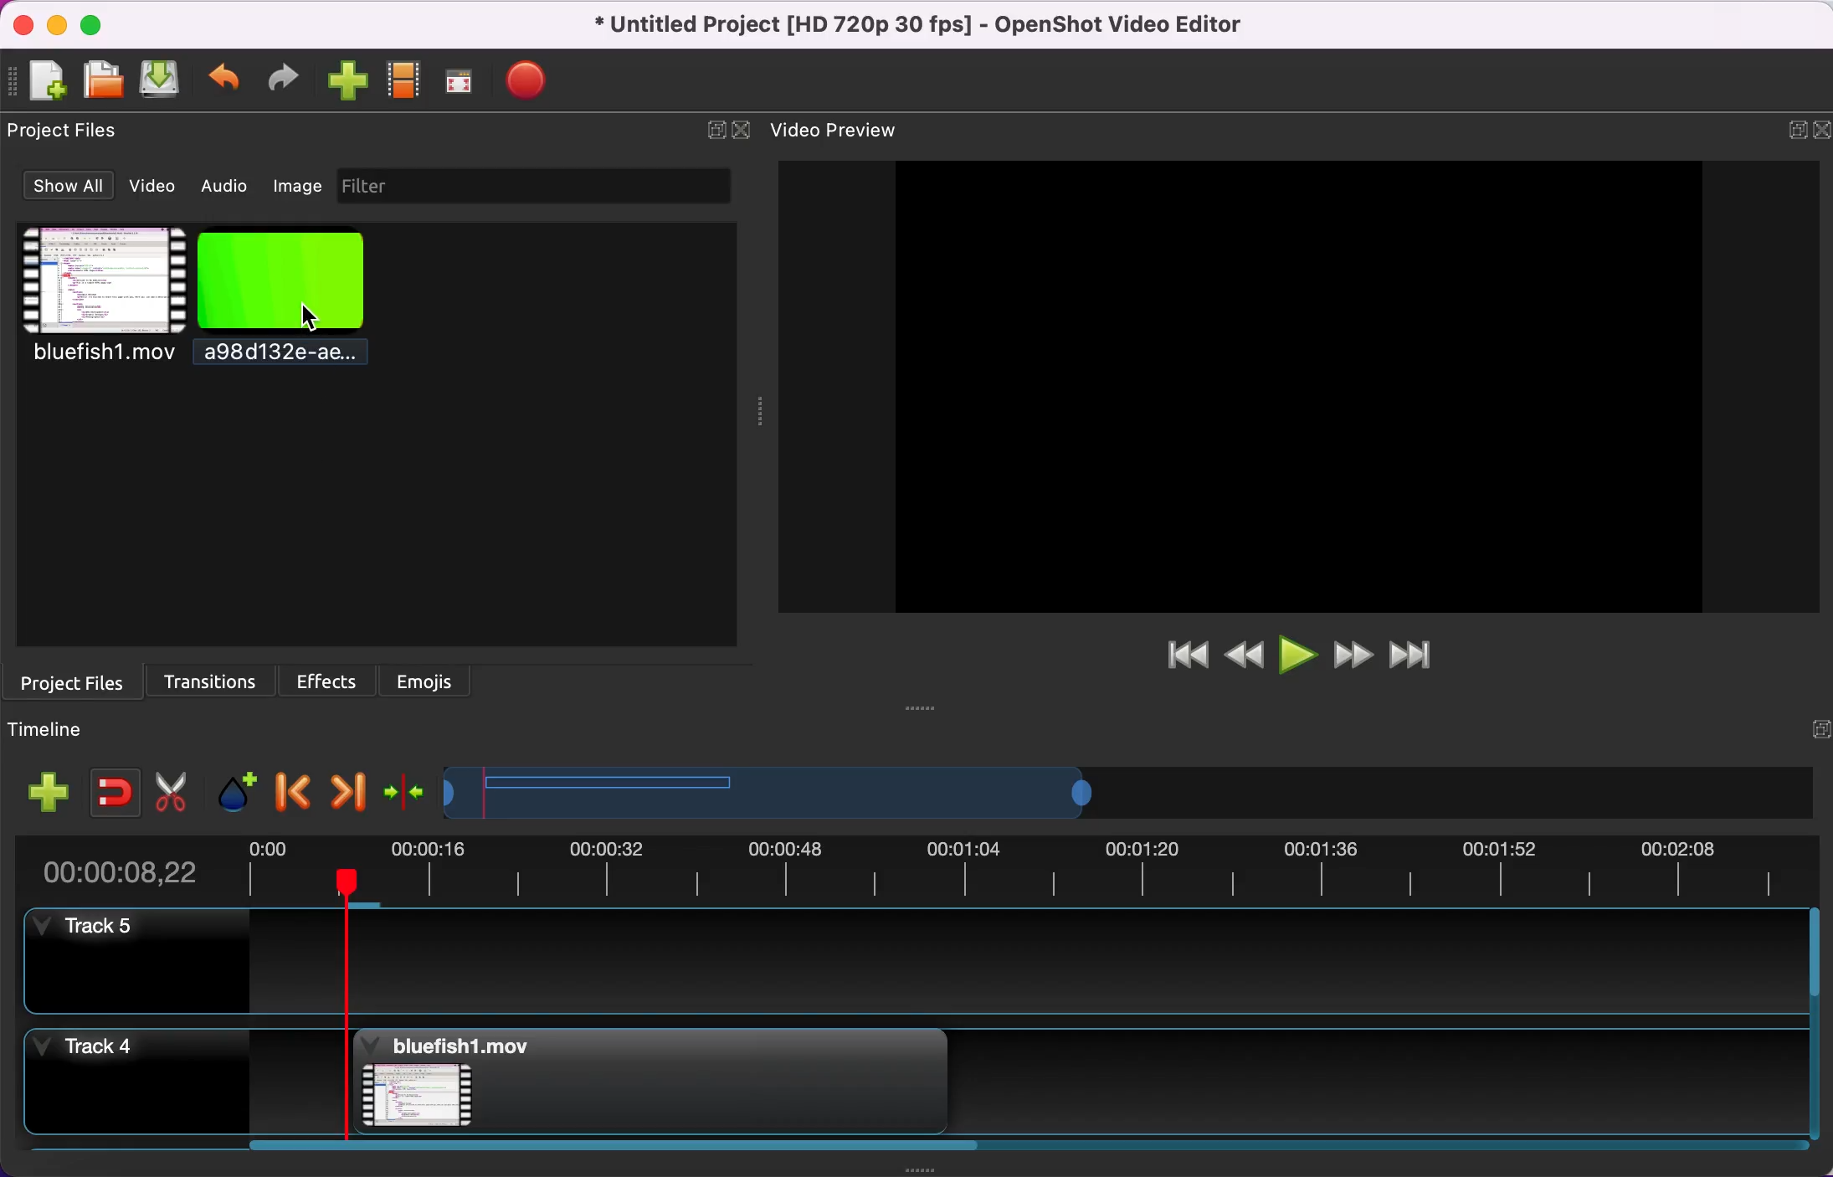  What do you see at coordinates (293, 789) in the screenshot?
I see `previous marker` at bounding box center [293, 789].